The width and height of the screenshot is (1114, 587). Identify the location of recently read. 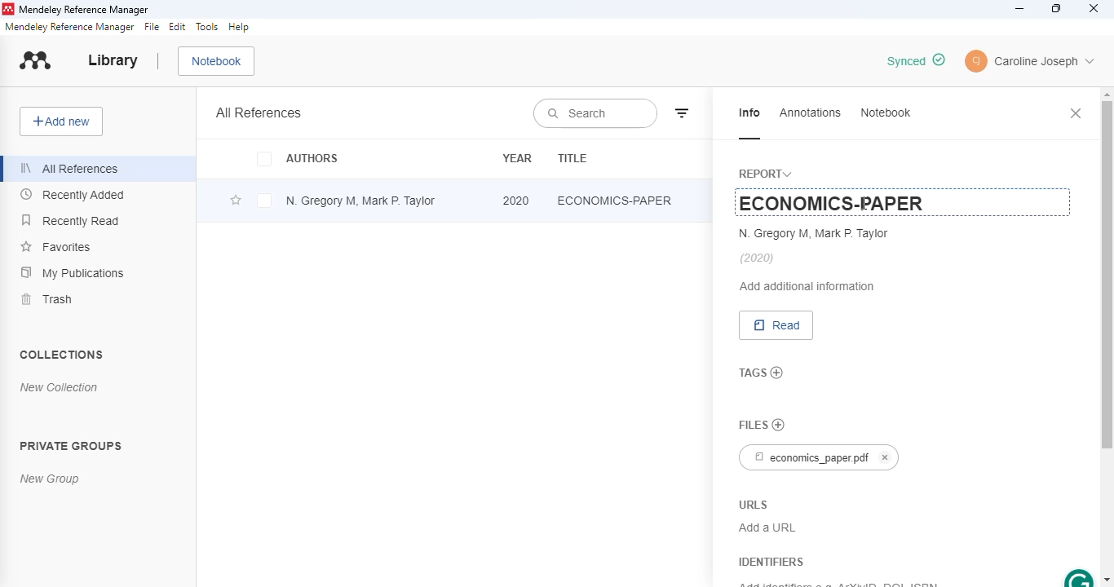
(70, 219).